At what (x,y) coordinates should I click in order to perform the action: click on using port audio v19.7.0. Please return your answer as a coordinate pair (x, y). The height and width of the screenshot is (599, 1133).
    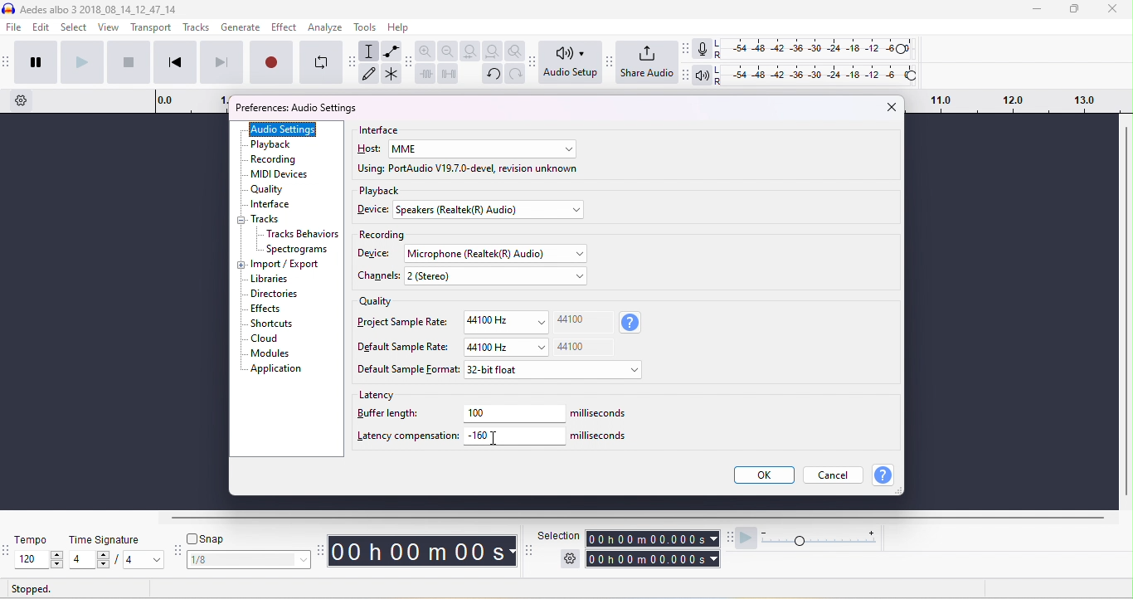
    Looking at the image, I should click on (469, 170).